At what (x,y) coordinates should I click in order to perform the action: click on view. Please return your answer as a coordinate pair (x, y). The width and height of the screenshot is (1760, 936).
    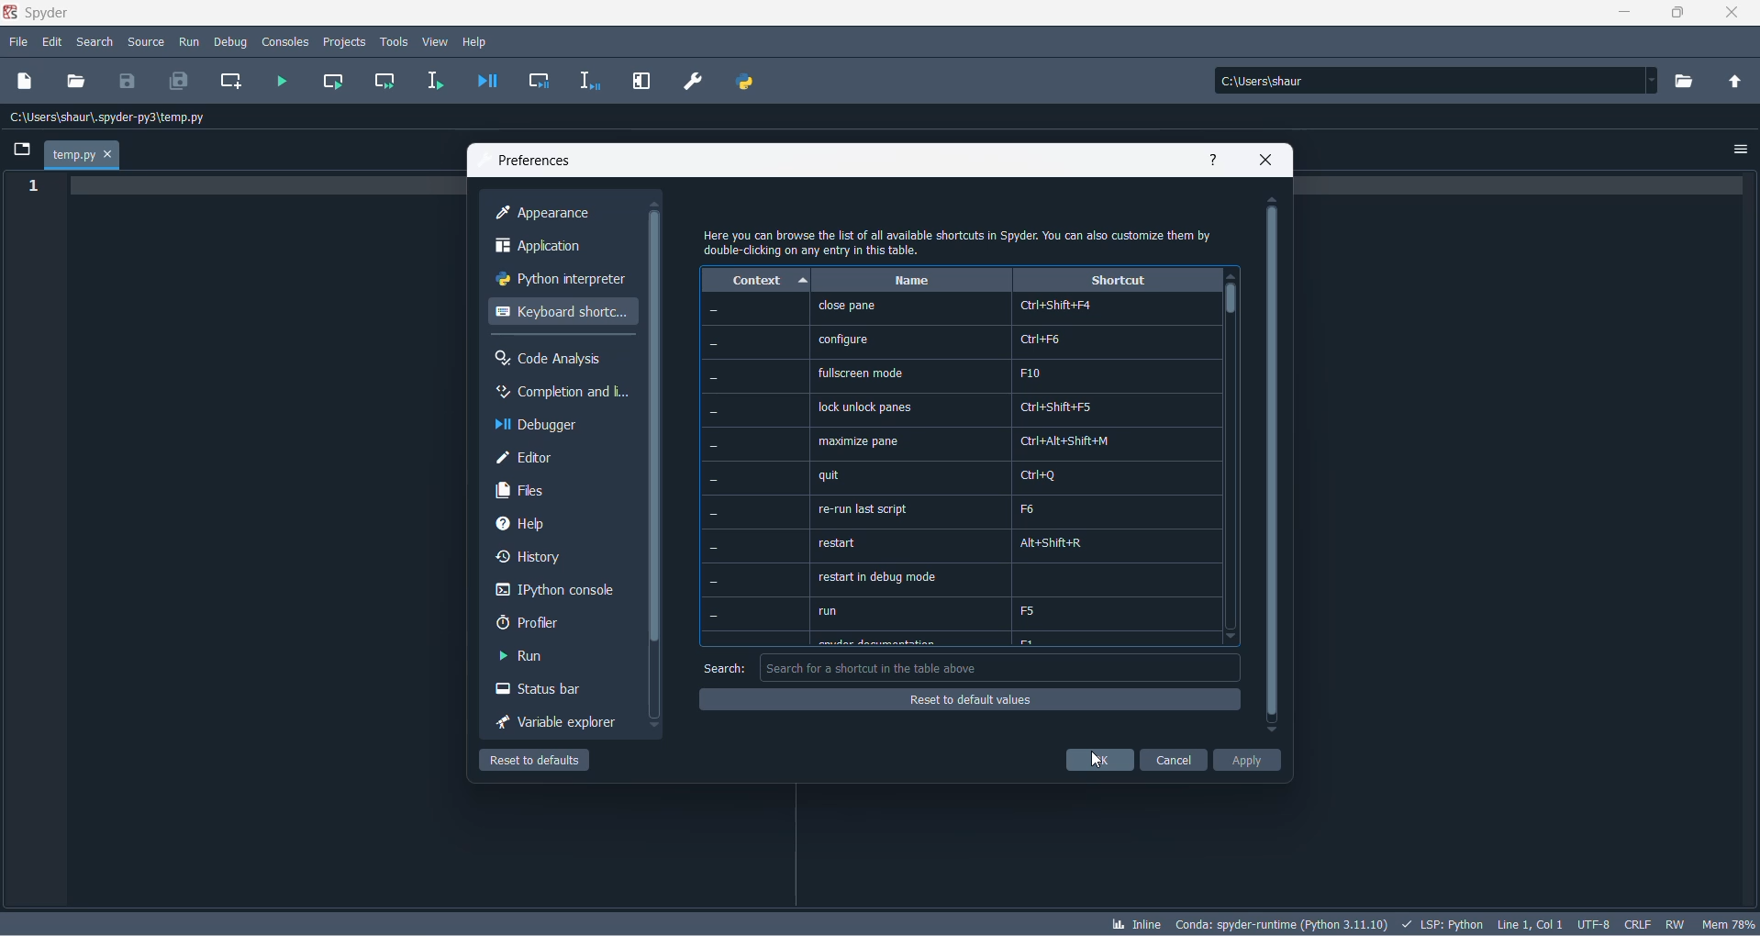
    Looking at the image, I should click on (436, 42).